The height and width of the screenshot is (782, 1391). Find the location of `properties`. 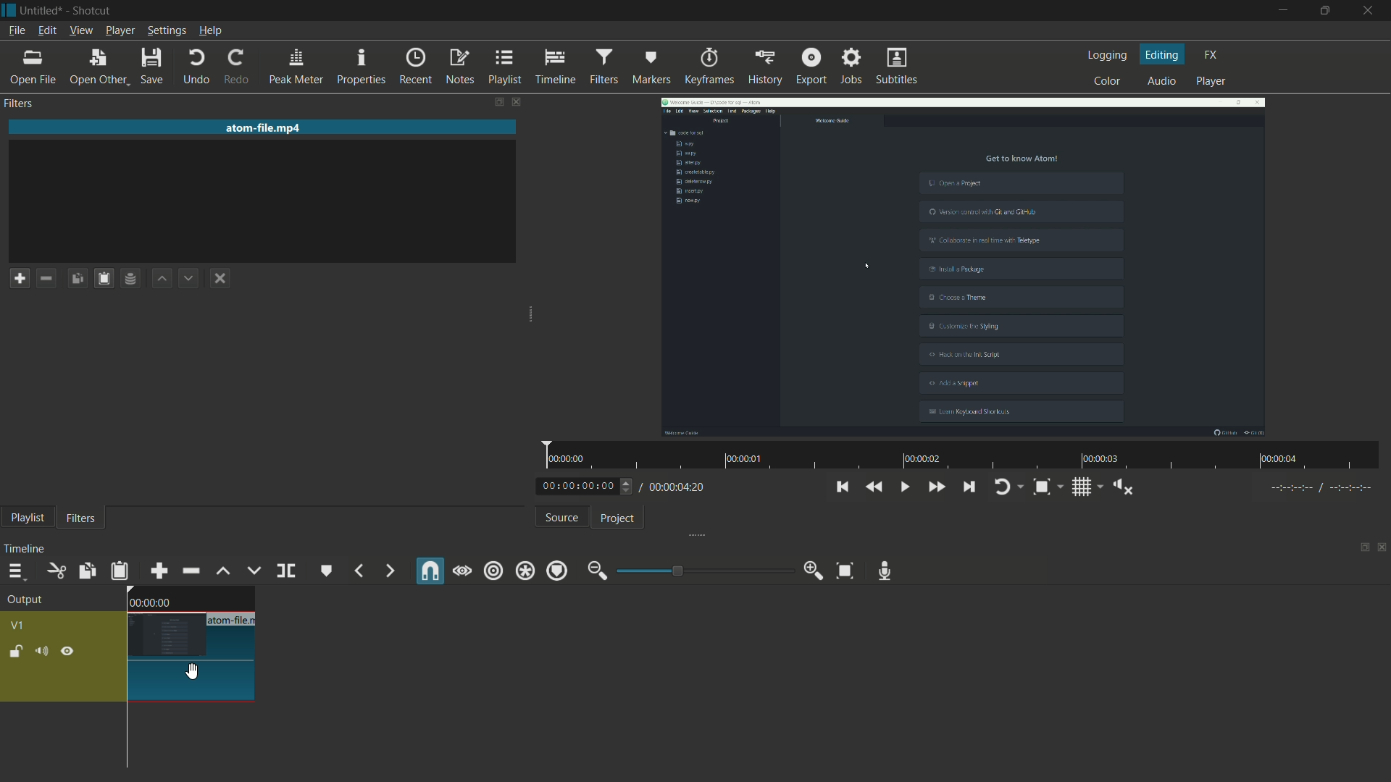

properties is located at coordinates (362, 65).